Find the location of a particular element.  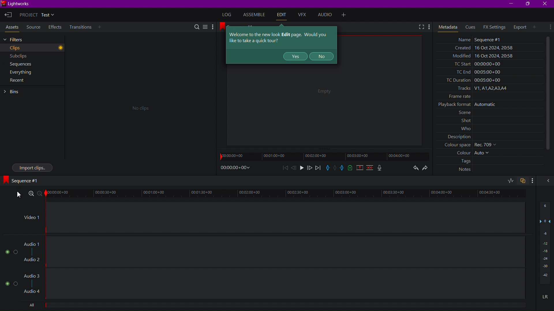

FX Settings is located at coordinates (495, 27).